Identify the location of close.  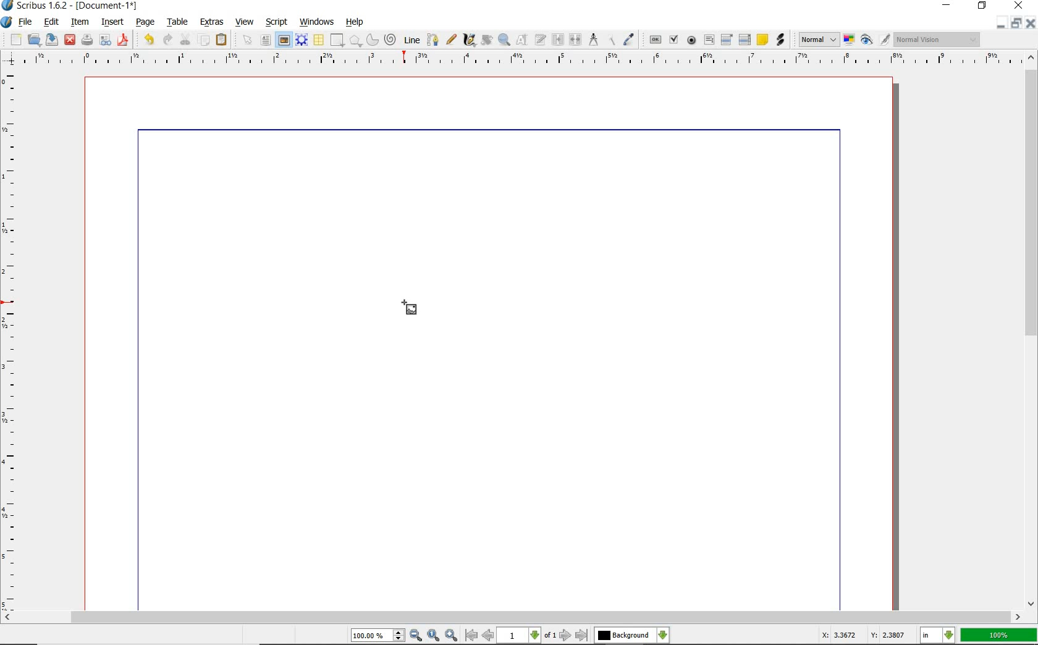
(70, 40).